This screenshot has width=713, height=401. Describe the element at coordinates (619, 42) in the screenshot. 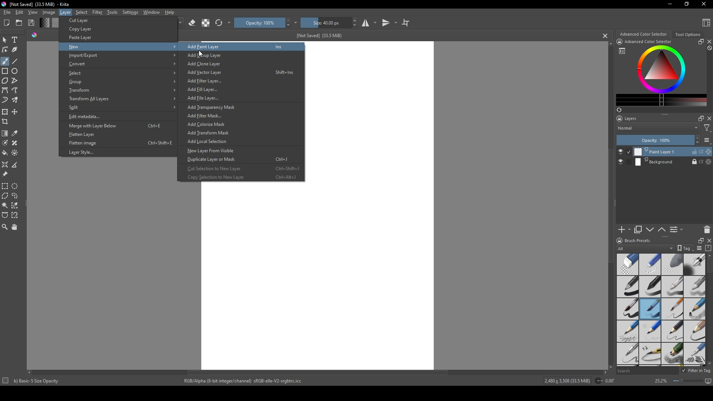

I see `icon` at that location.